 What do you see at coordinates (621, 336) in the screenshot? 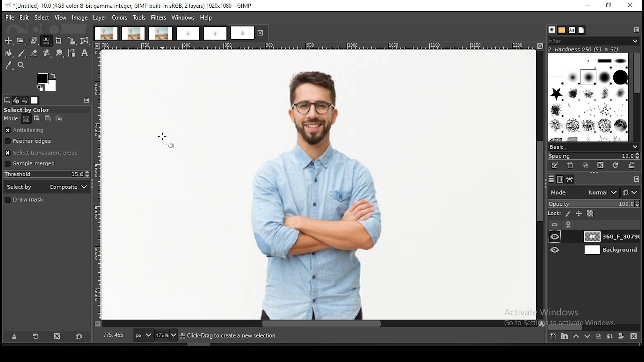
I see `add a mask` at bounding box center [621, 336].